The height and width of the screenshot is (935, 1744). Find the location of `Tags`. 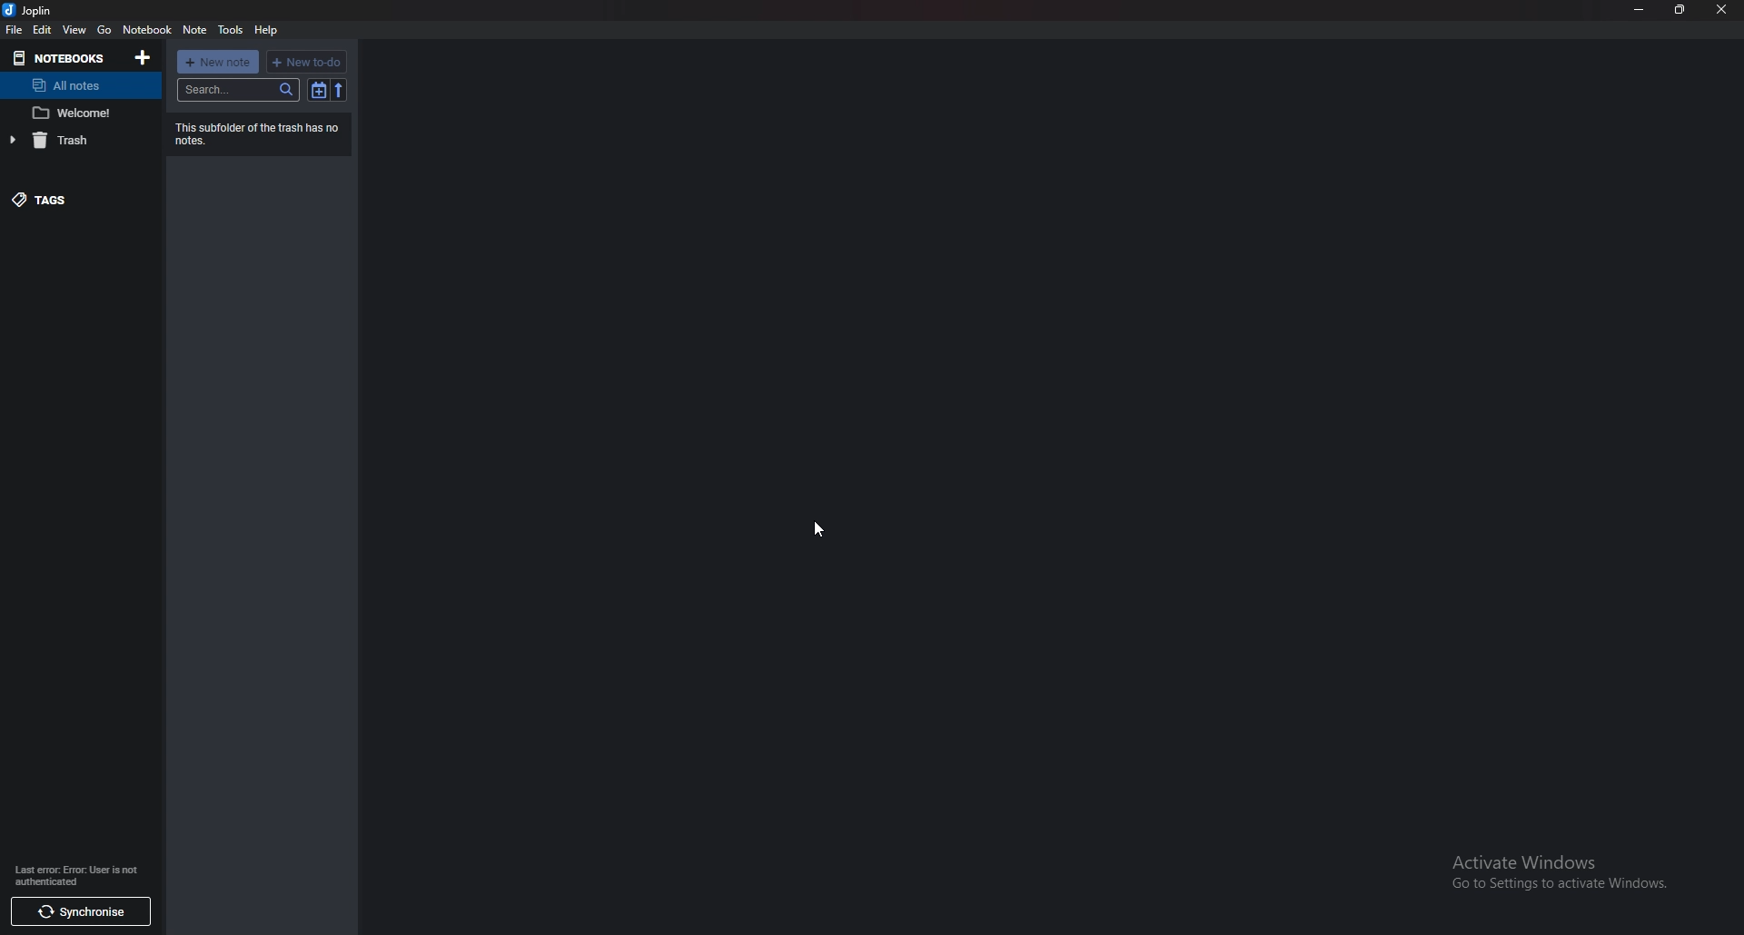

Tags is located at coordinates (70, 198).